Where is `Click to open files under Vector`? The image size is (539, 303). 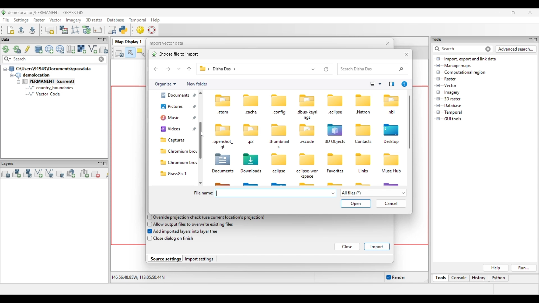 Click to open files under Vector is located at coordinates (438, 86).